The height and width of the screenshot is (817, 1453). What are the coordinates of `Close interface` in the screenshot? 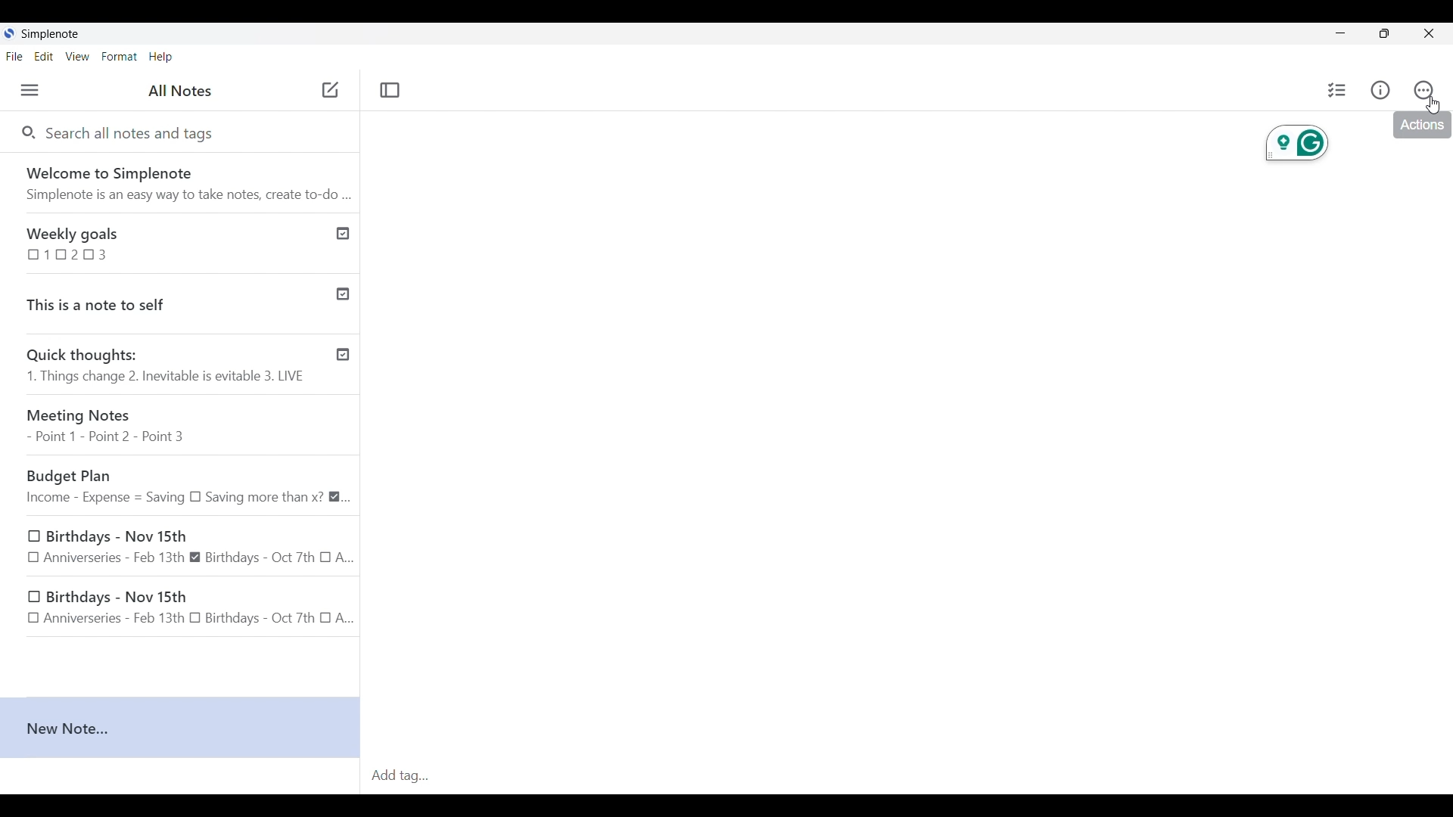 It's located at (1428, 33).